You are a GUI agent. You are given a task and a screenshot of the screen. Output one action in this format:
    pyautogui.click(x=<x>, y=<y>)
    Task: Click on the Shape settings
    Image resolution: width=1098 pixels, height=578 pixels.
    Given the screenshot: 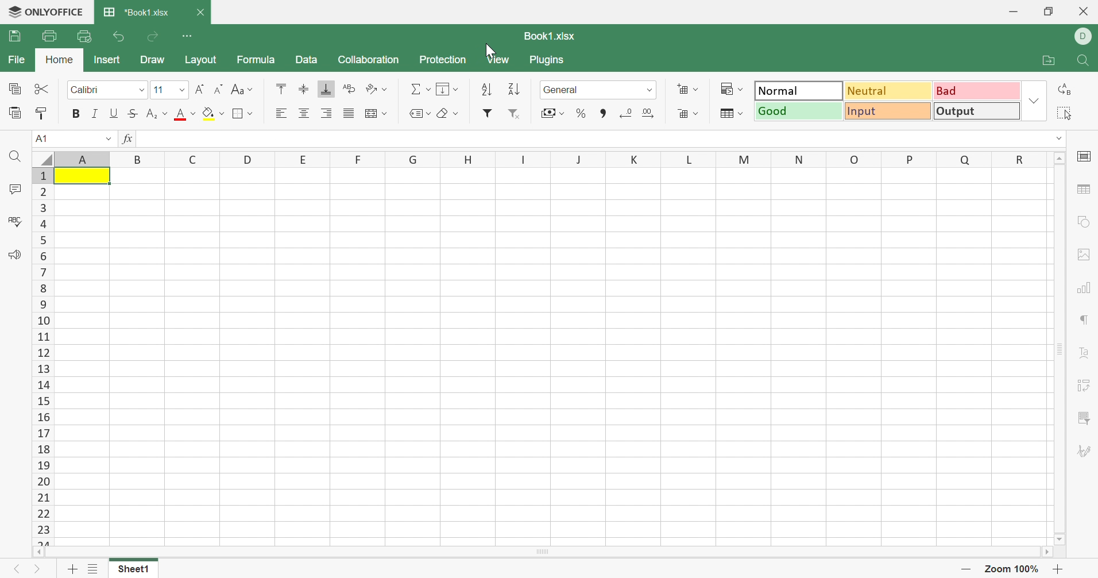 What is the action you would take?
    pyautogui.click(x=1084, y=222)
    